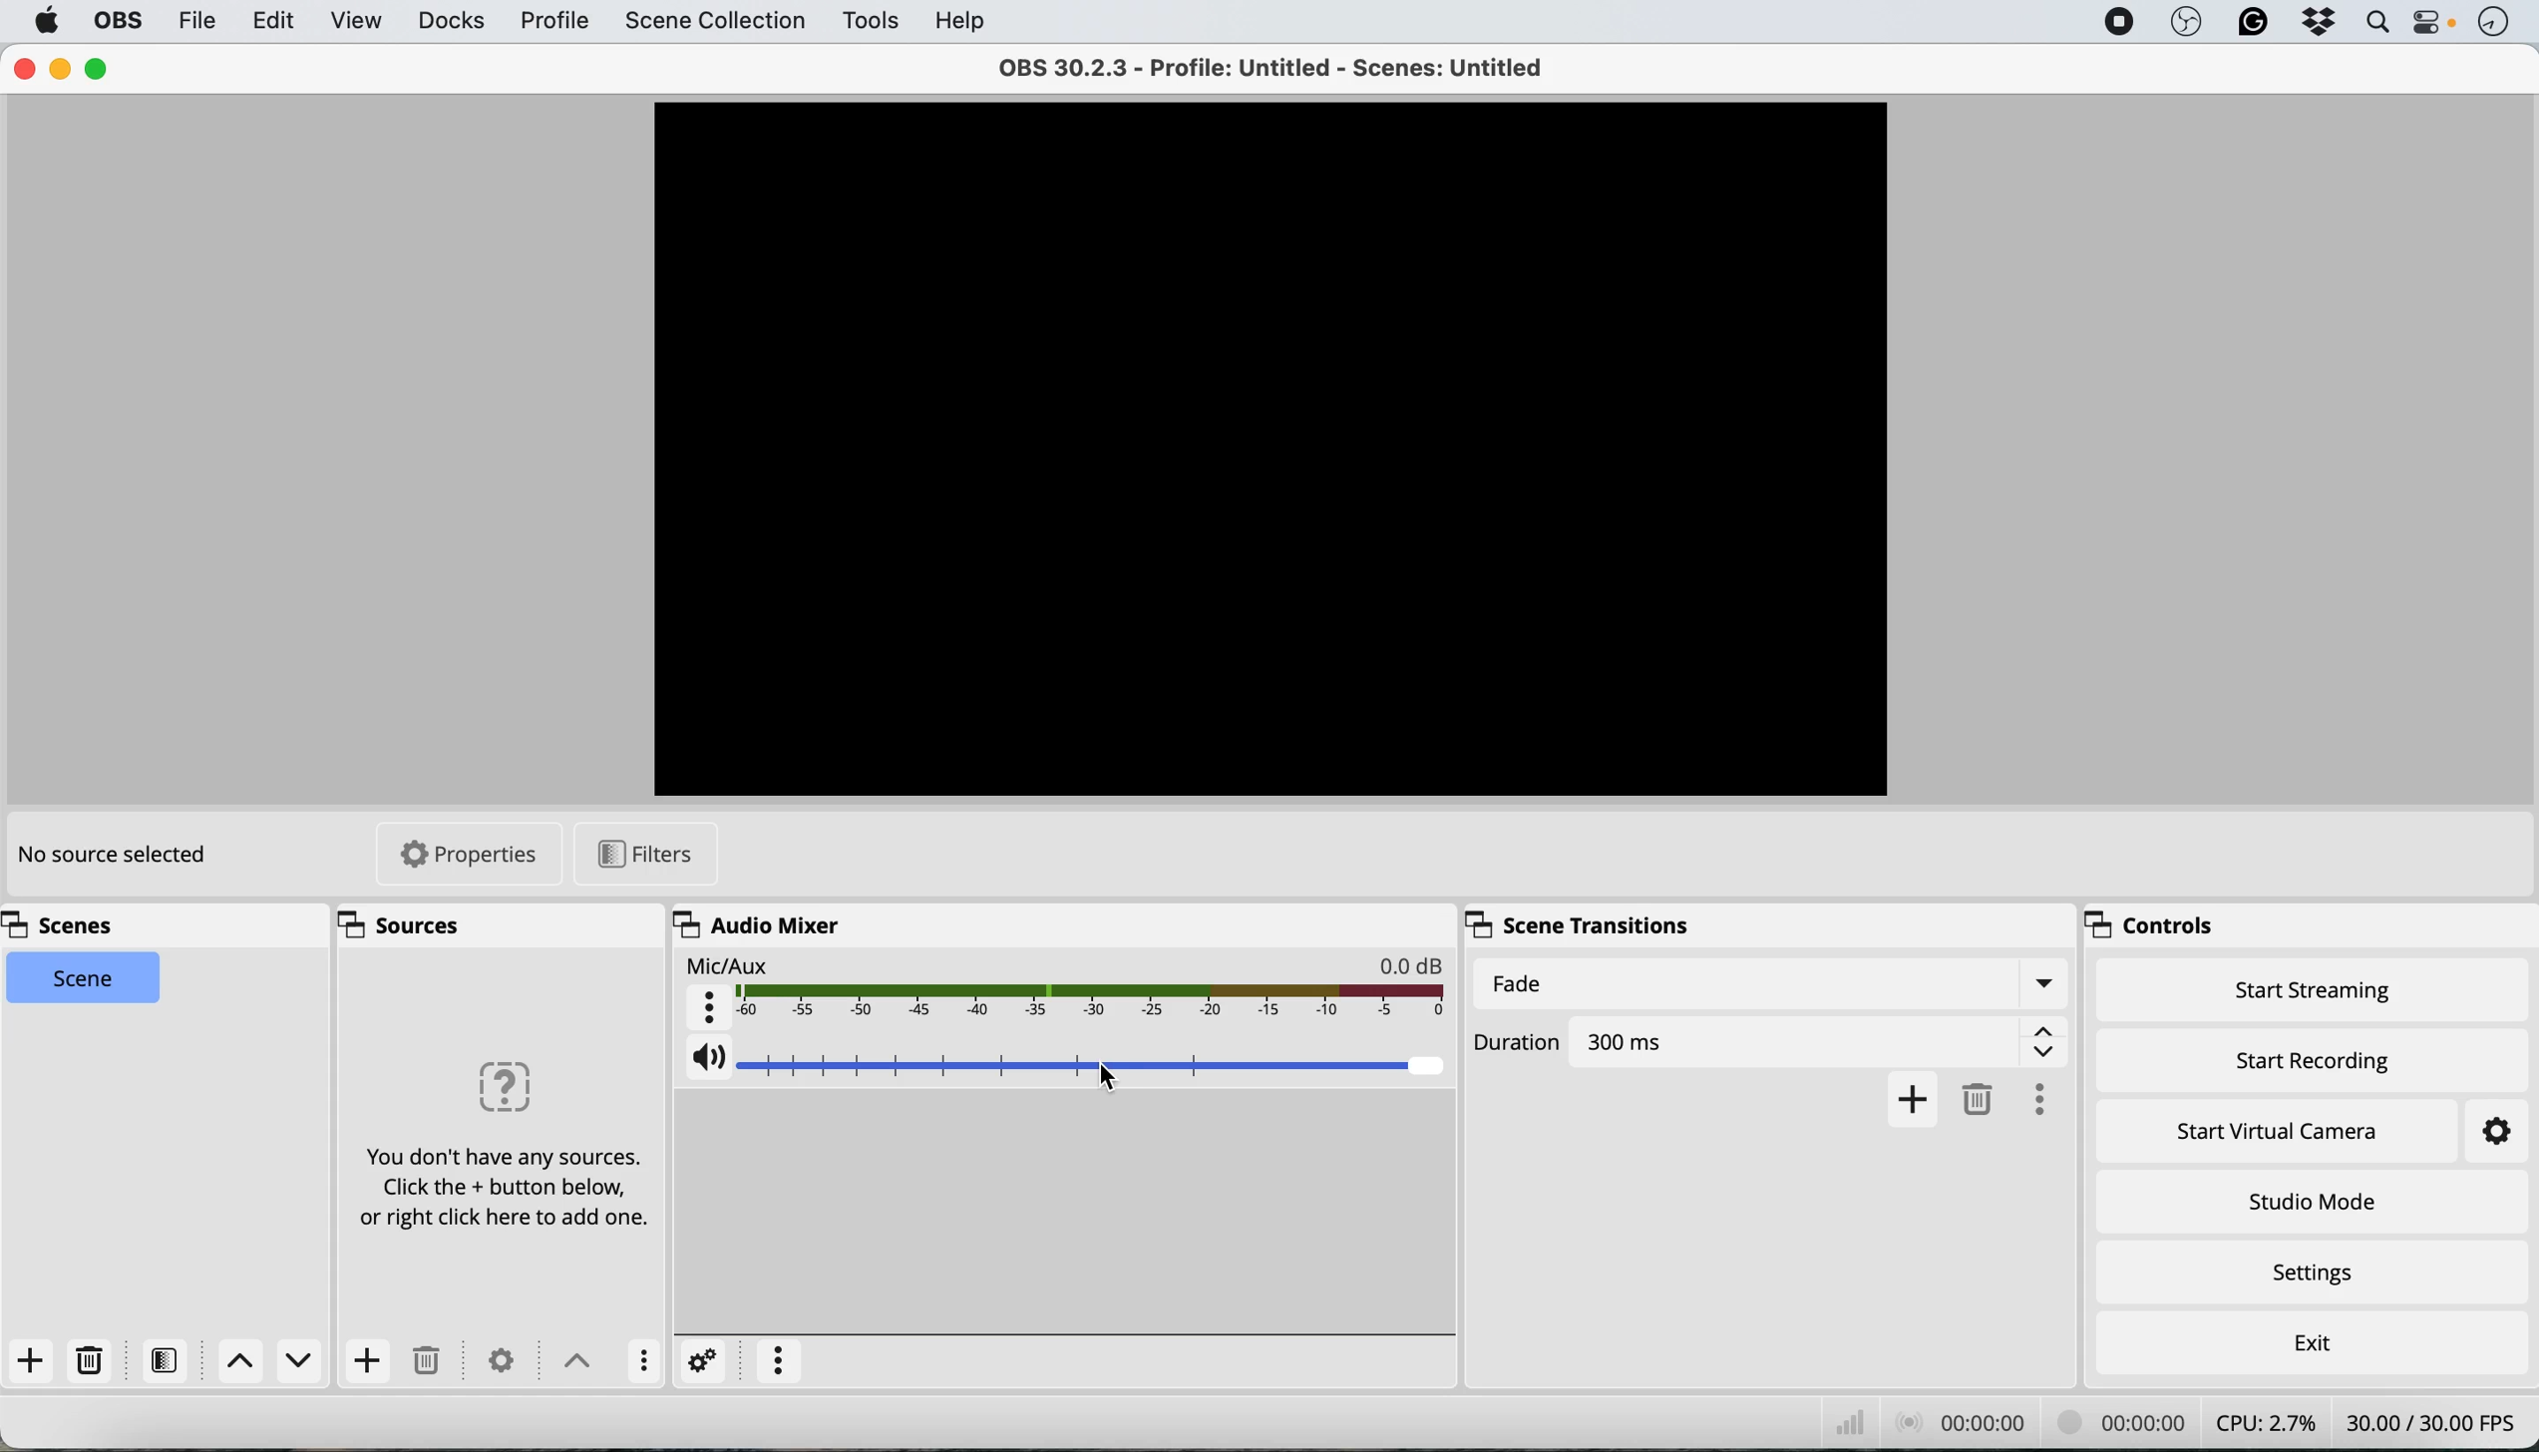  What do you see at coordinates (1772, 982) in the screenshot?
I see `fade` at bounding box center [1772, 982].